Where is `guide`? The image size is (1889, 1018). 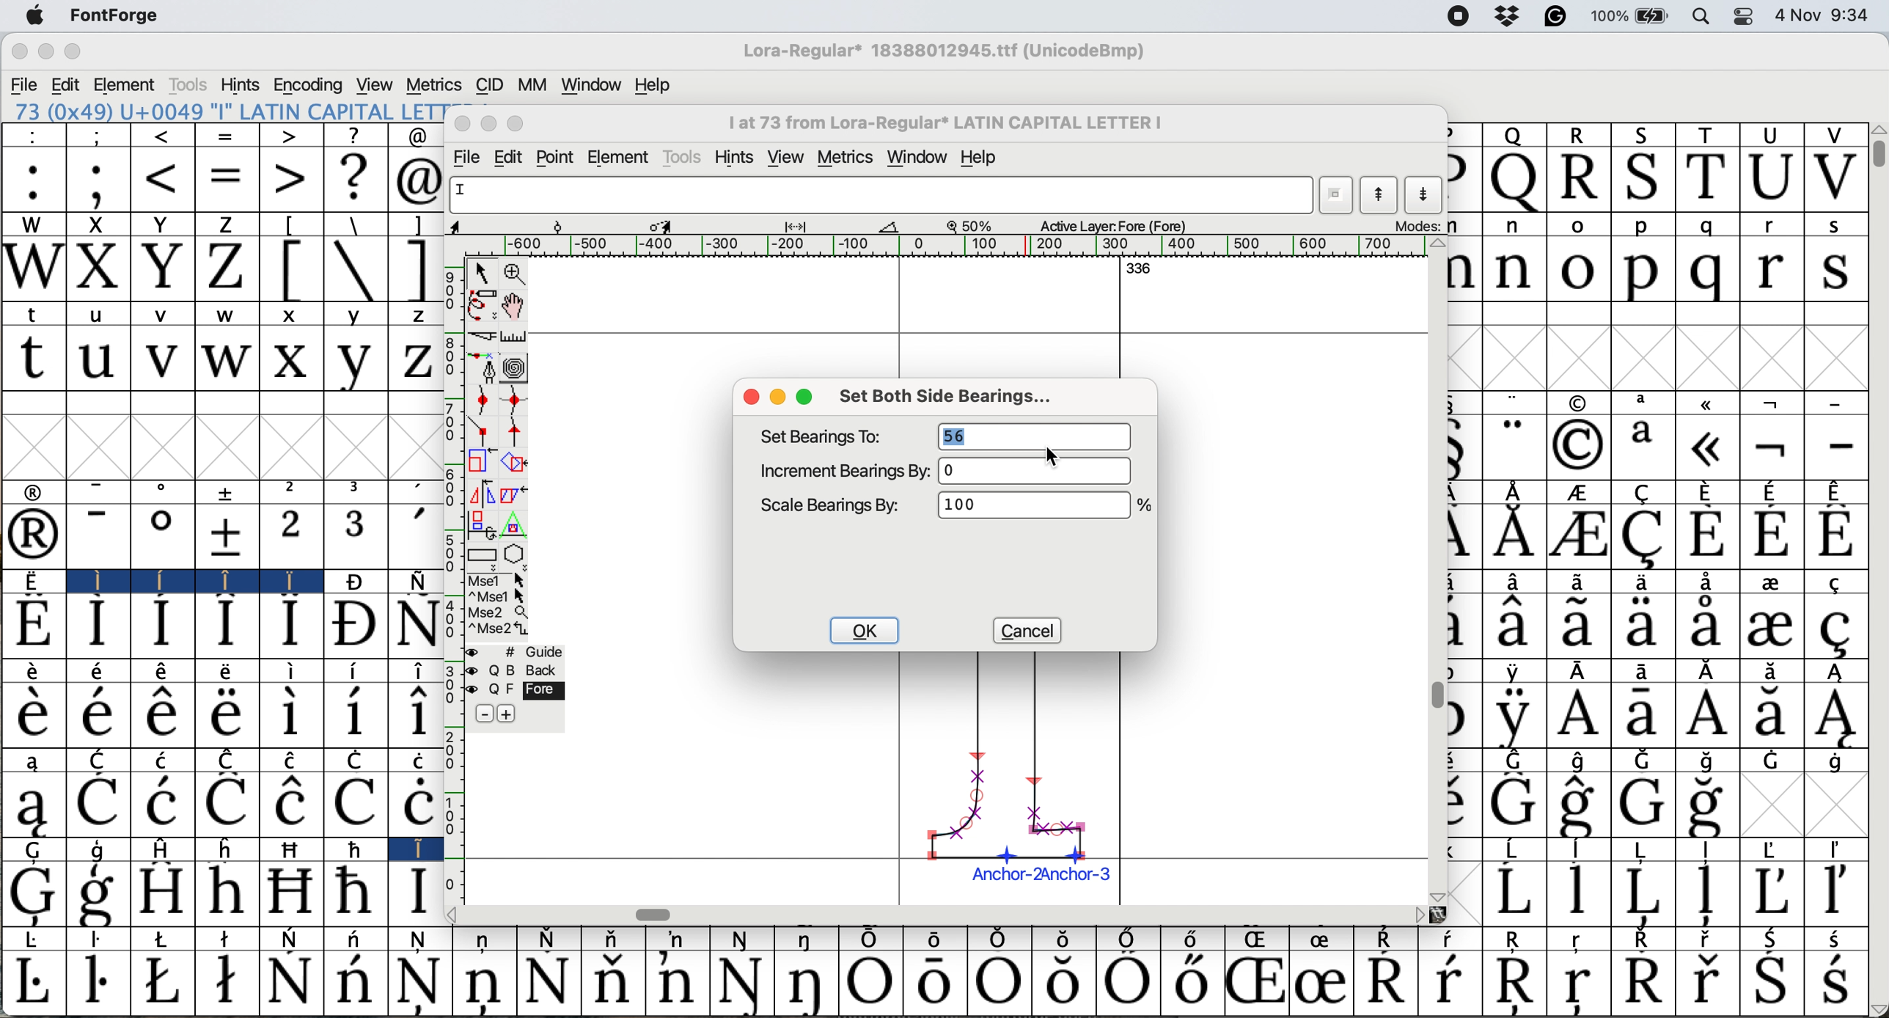 guide is located at coordinates (535, 651).